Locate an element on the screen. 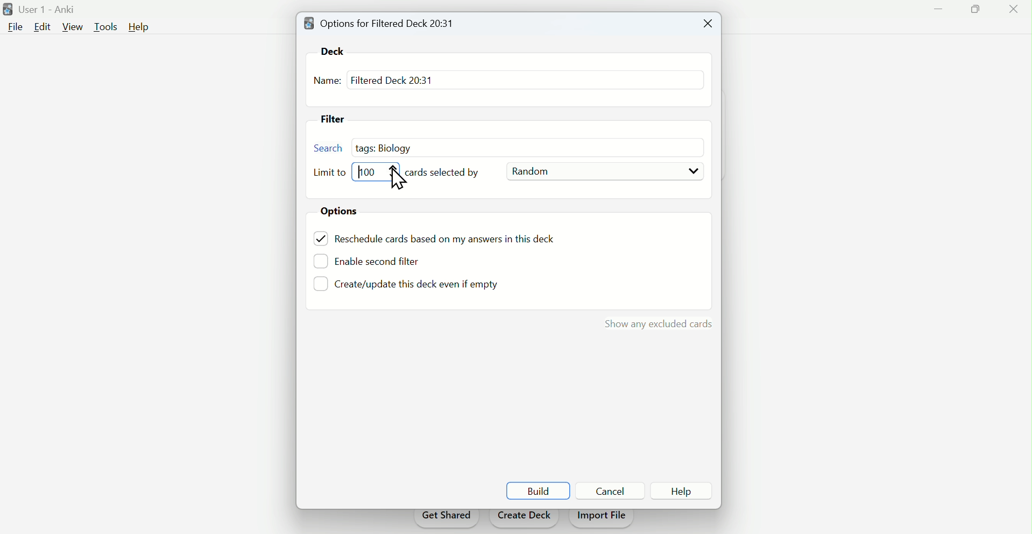 Image resolution: width=1032 pixels, height=534 pixels. Get shared is located at coordinates (446, 519).